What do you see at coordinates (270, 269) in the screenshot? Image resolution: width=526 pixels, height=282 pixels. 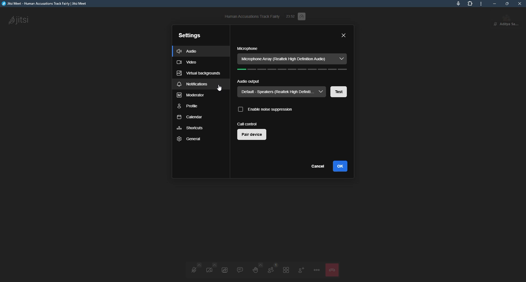 I see `participants` at bounding box center [270, 269].